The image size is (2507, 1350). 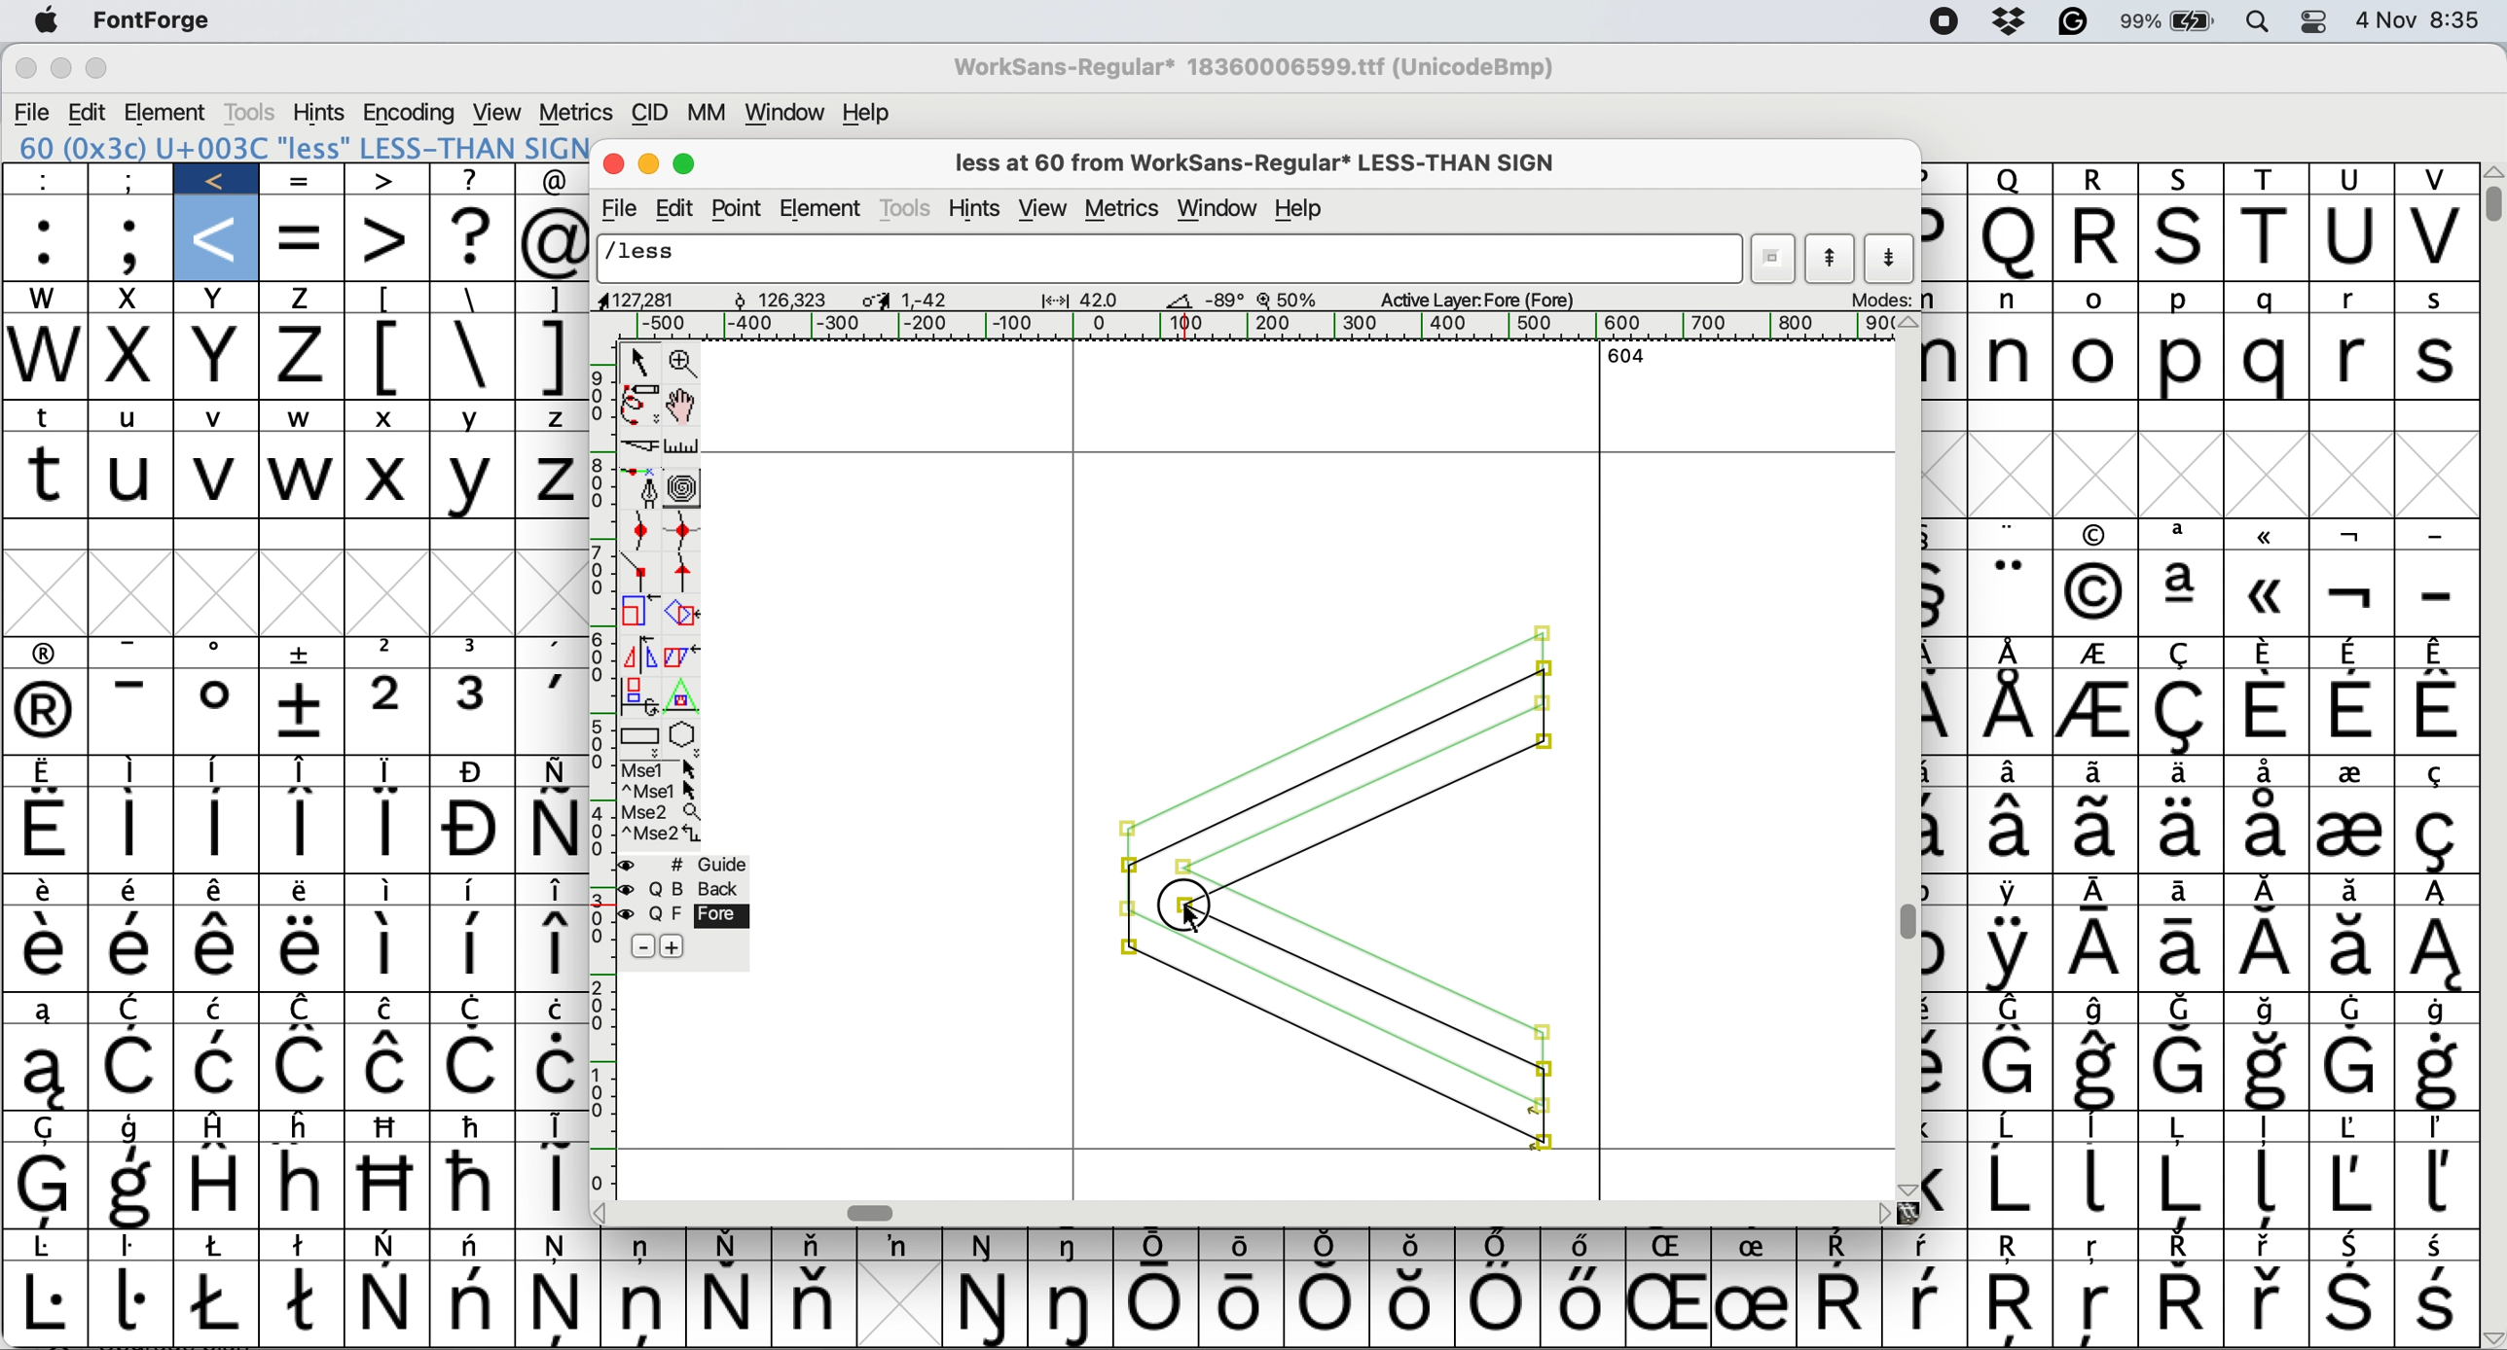 I want to click on Symbol, so click(x=1754, y=1245).